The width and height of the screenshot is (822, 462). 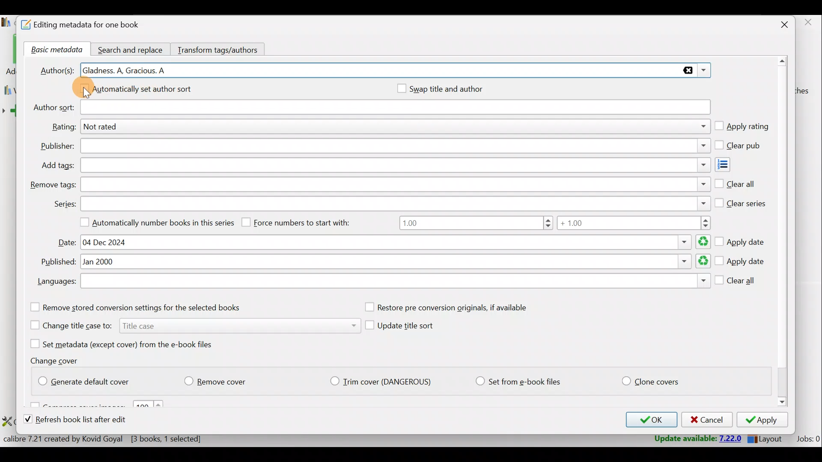 What do you see at coordinates (302, 222) in the screenshot?
I see `Force numbers to start with` at bounding box center [302, 222].